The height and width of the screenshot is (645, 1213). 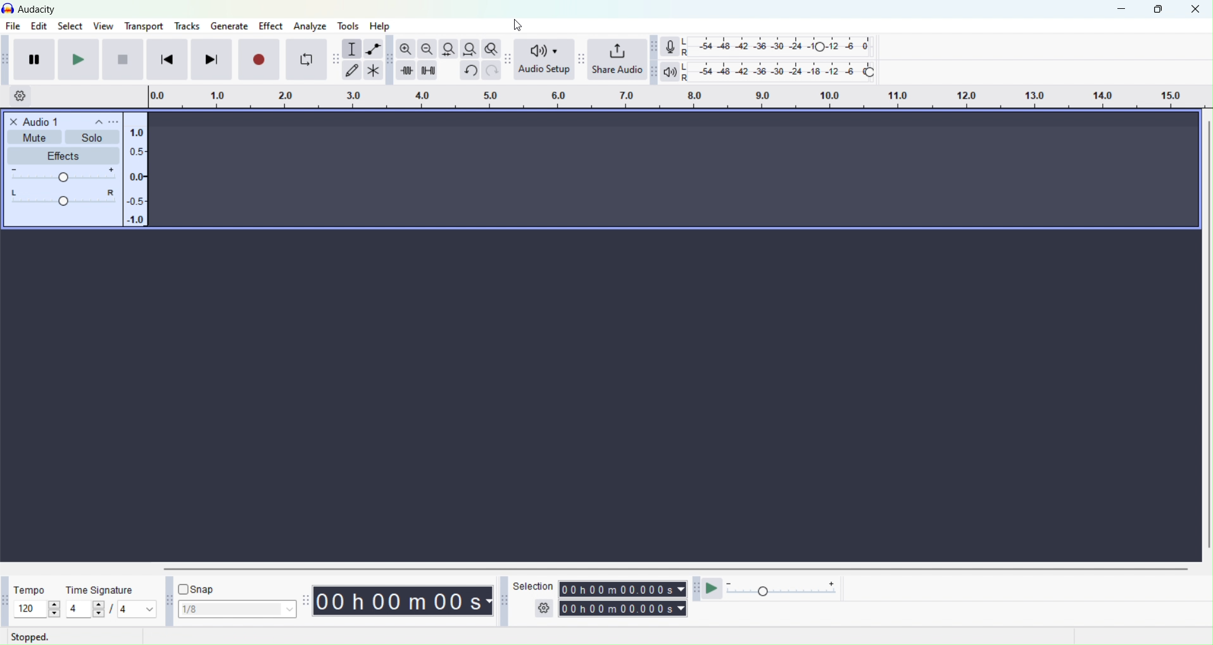 I want to click on Analyze, so click(x=309, y=26).